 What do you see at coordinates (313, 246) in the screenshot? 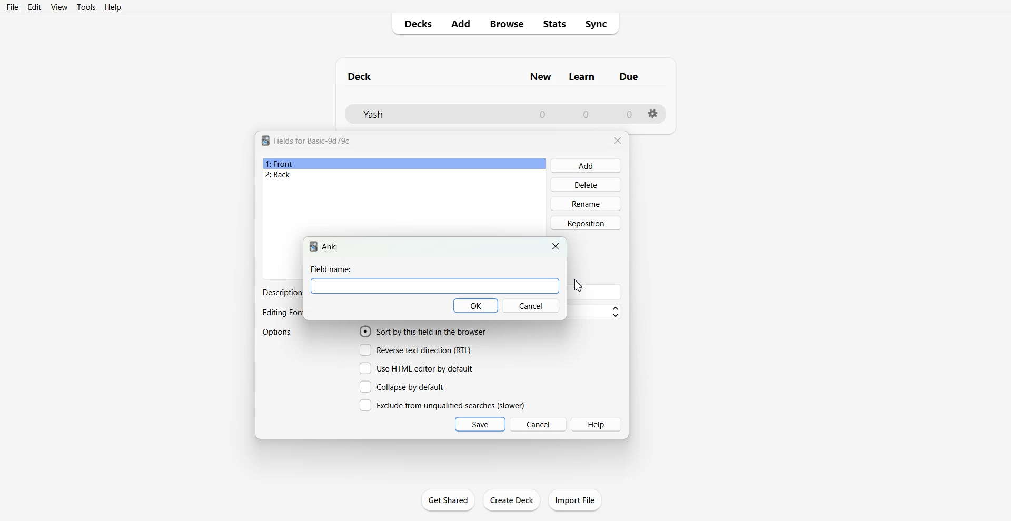
I see `Software logo` at bounding box center [313, 246].